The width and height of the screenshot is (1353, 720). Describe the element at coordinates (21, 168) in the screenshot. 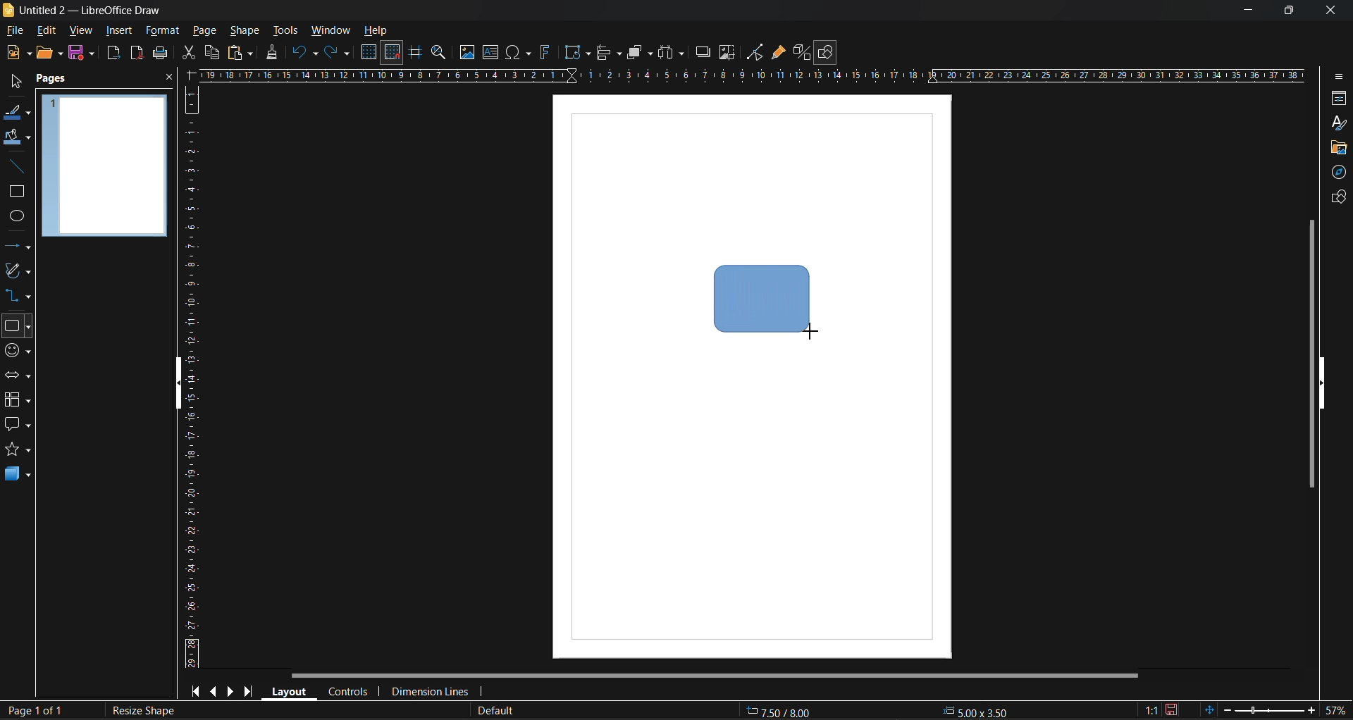

I see `insert line` at that location.